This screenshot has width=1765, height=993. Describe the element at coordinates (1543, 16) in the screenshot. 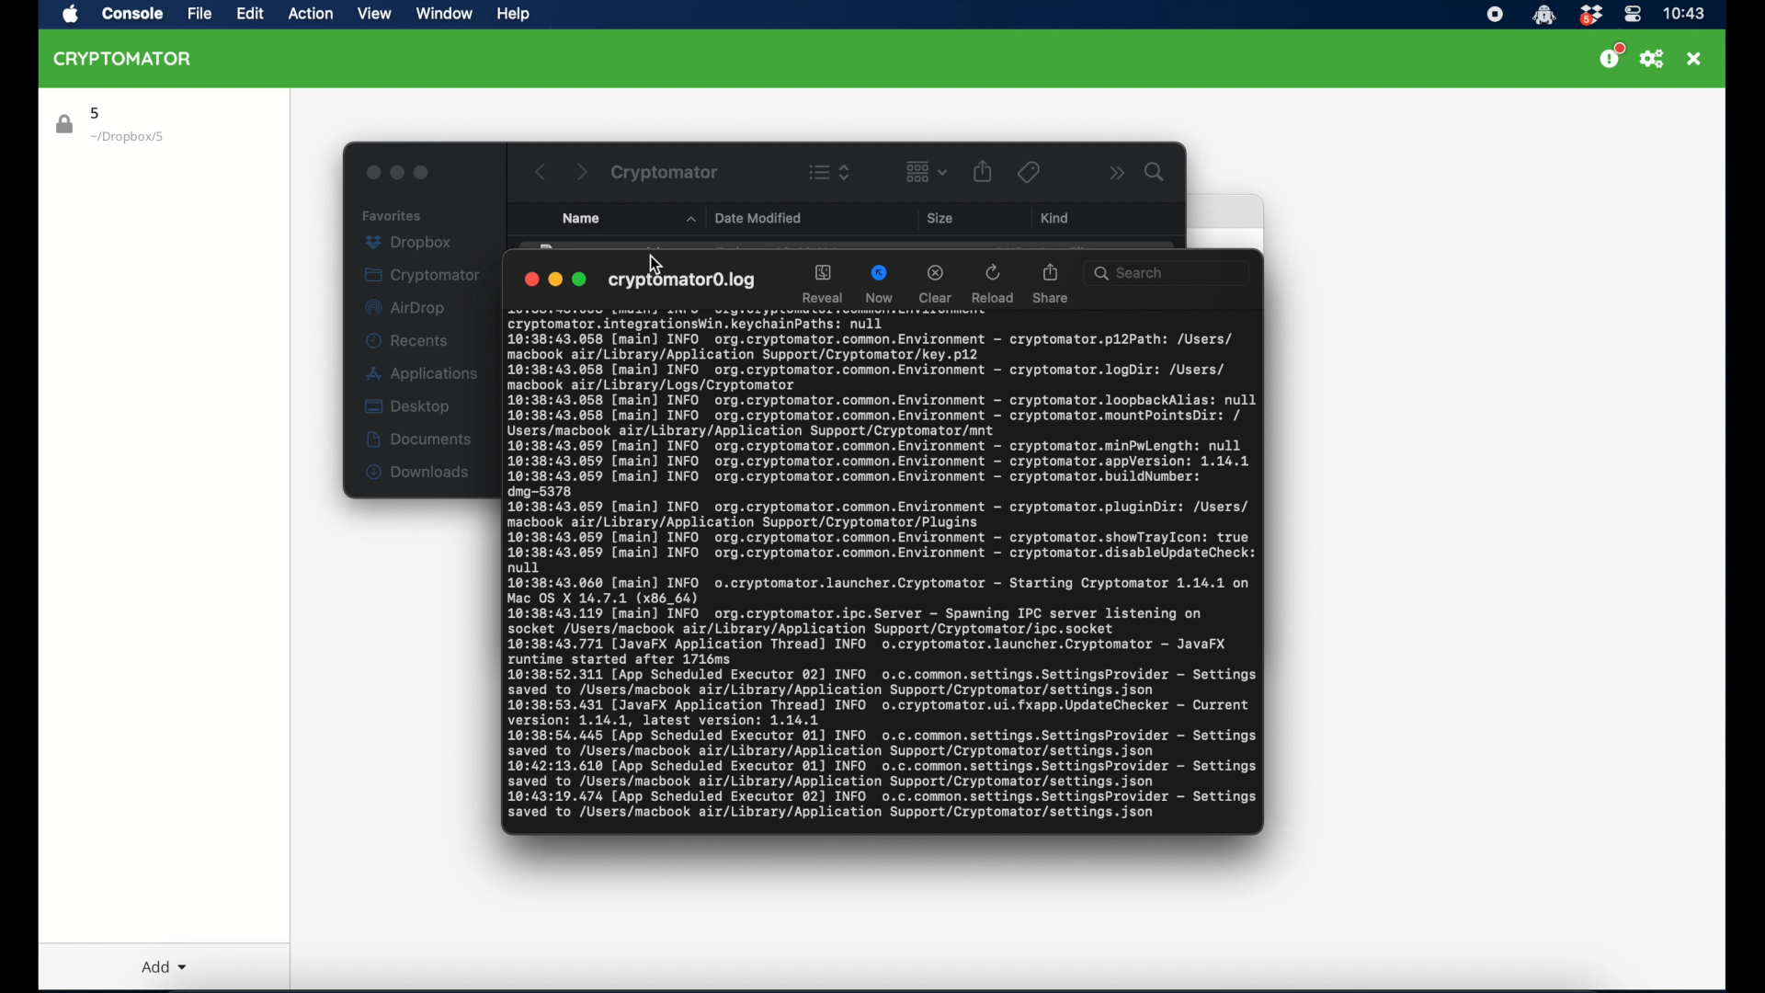

I see `cryptomator icon` at that location.